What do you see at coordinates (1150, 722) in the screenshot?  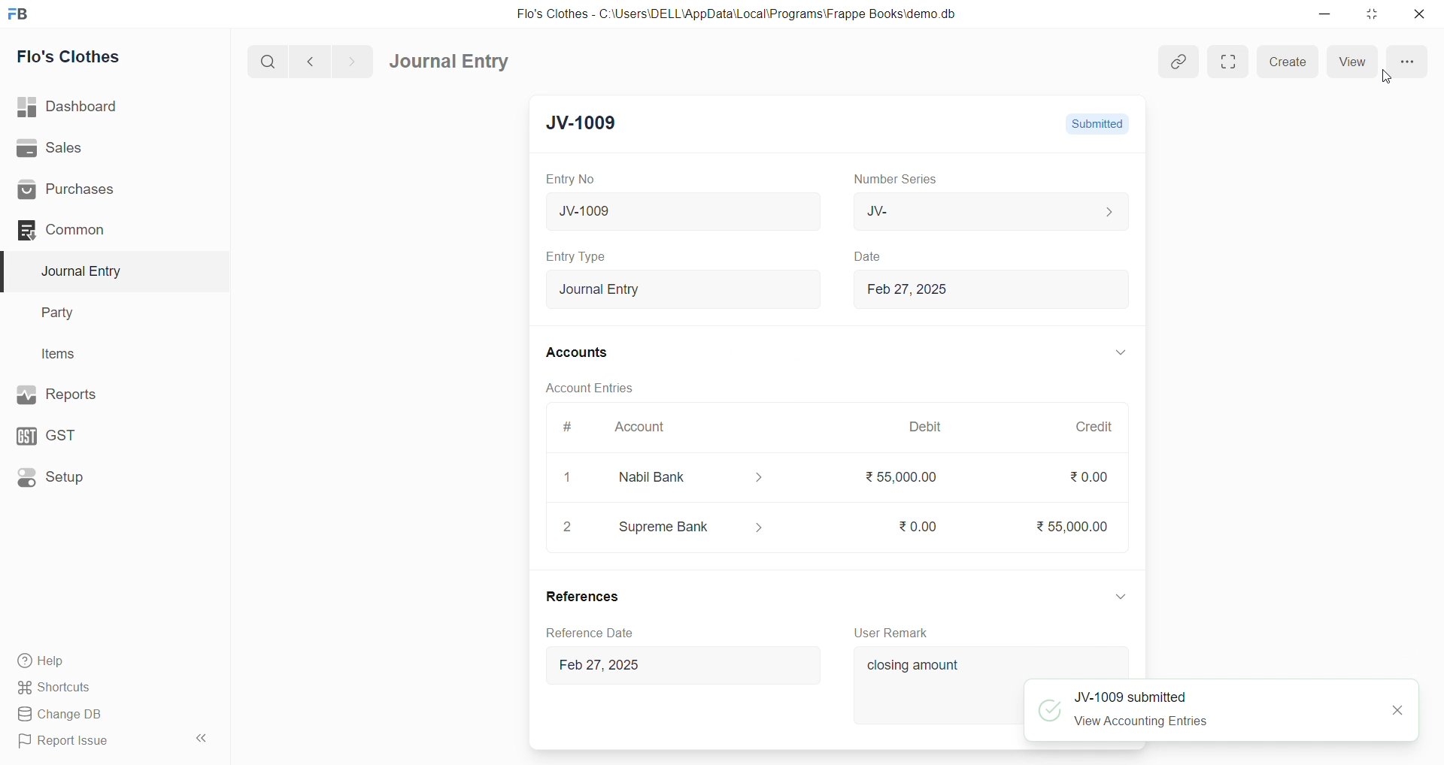 I see `View Accounting Entries` at bounding box center [1150, 722].